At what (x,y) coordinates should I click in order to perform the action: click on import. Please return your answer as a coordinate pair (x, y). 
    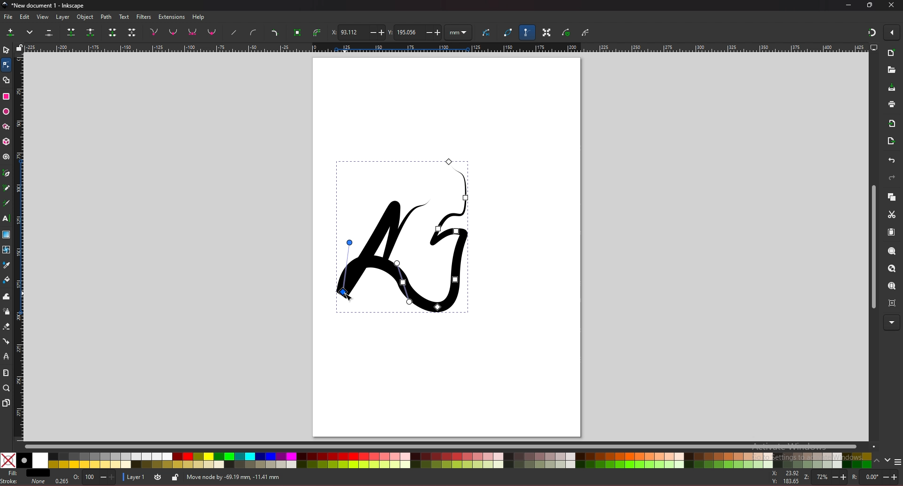
    Looking at the image, I should click on (892, 124).